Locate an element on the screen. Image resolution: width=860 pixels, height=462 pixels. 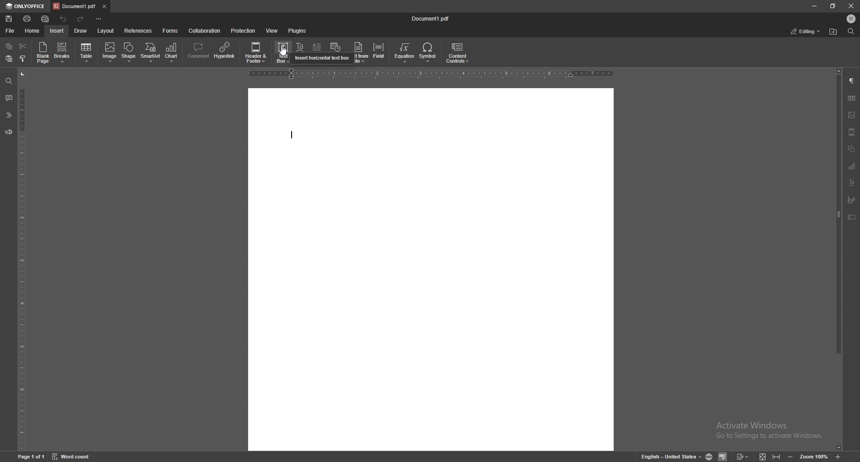
references is located at coordinates (138, 31).